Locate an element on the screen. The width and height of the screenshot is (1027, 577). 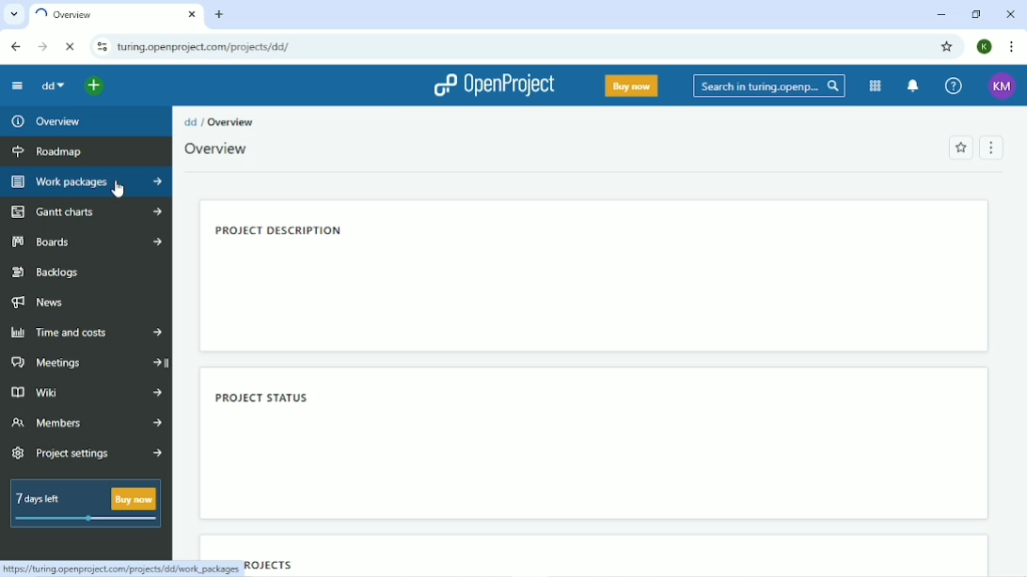
Wiki is located at coordinates (87, 392).